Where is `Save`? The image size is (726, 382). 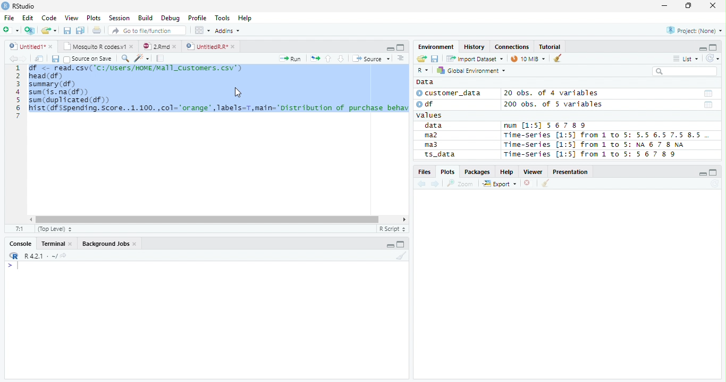 Save is located at coordinates (55, 59).